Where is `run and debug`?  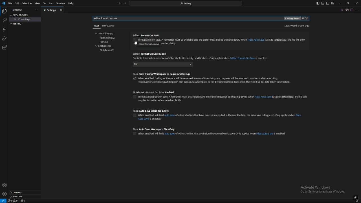
run and debug is located at coordinates (5, 38).